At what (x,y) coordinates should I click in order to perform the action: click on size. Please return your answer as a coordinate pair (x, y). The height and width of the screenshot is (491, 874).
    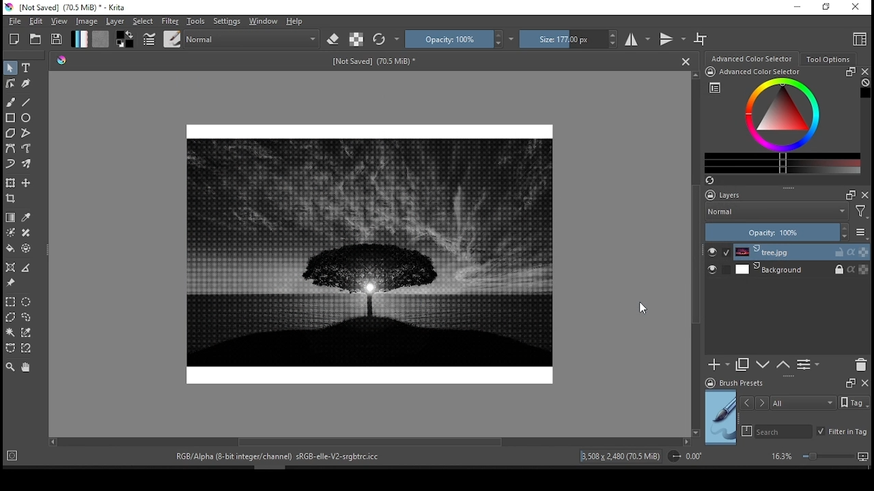
    Looking at the image, I should click on (369, 63).